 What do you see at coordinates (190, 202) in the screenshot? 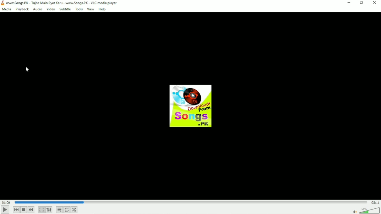
I see `Play duration` at bounding box center [190, 202].